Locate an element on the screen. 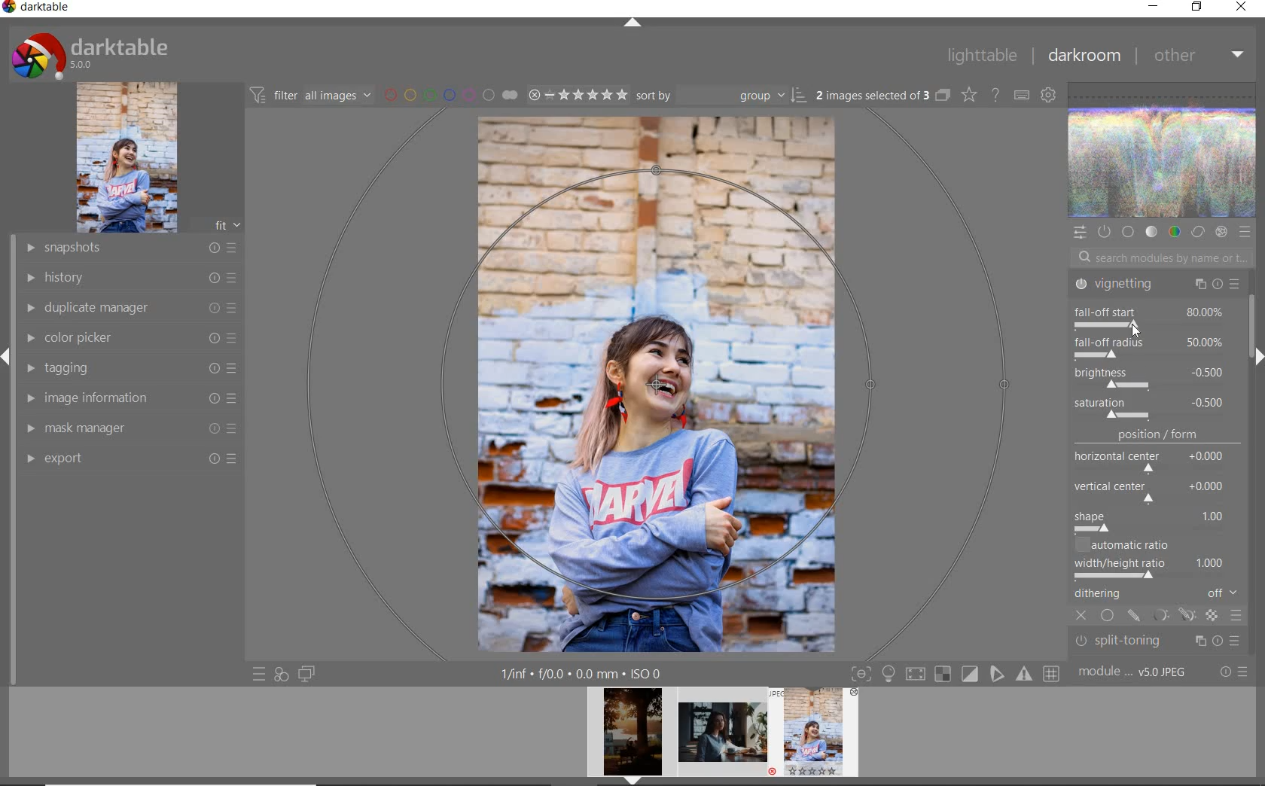 The height and width of the screenshot is (786, 1265). lens correction is located at coordinates (1154, 646).